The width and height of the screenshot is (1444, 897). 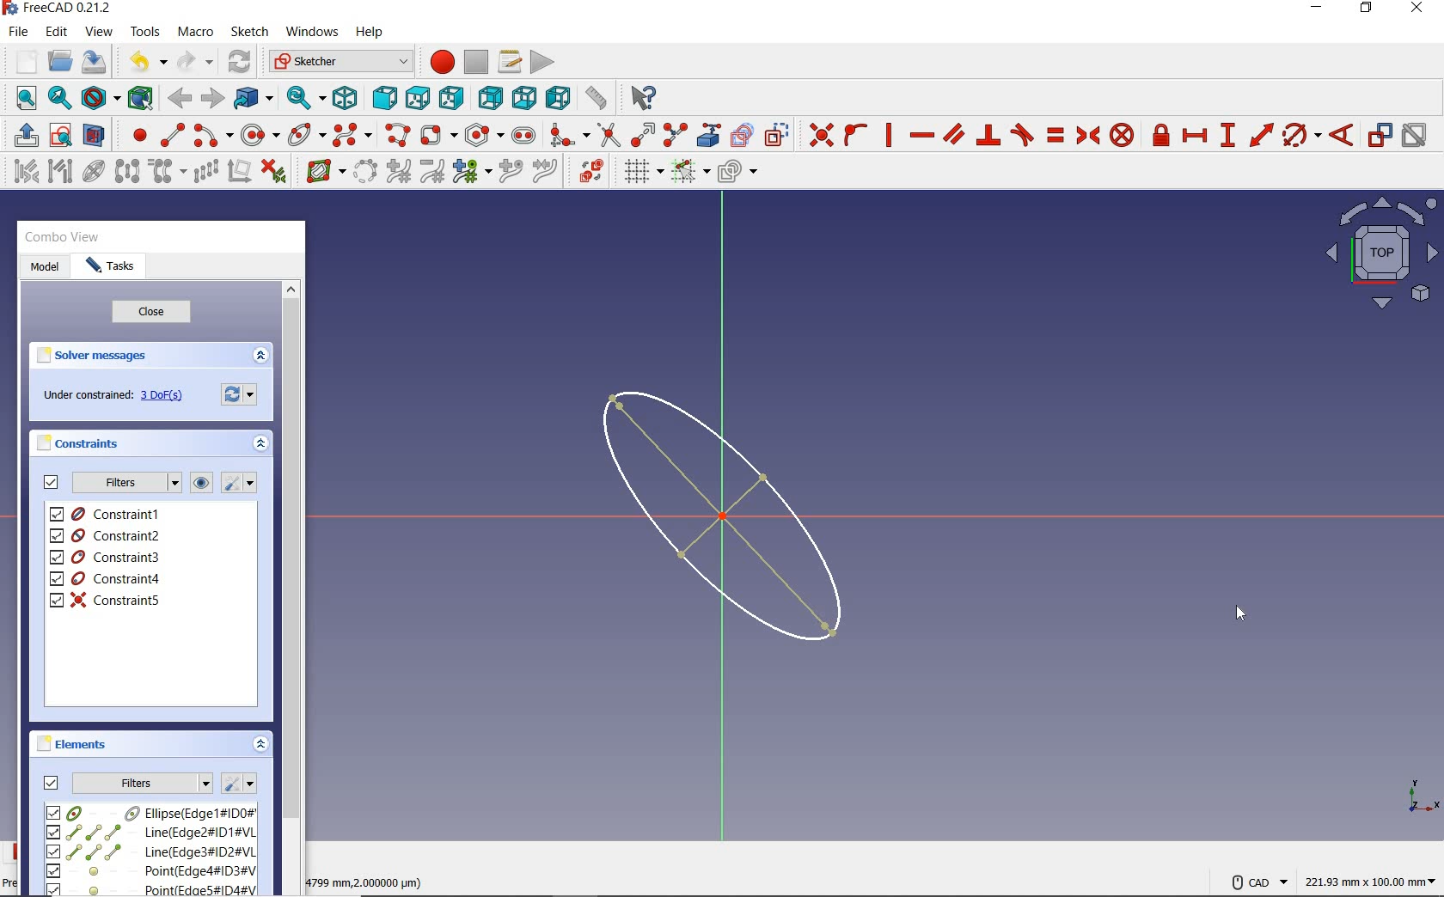 What do you see at coordinates (205, 173) in the screenshot?
I see `rectangular array` at bounding box center [205, 173].